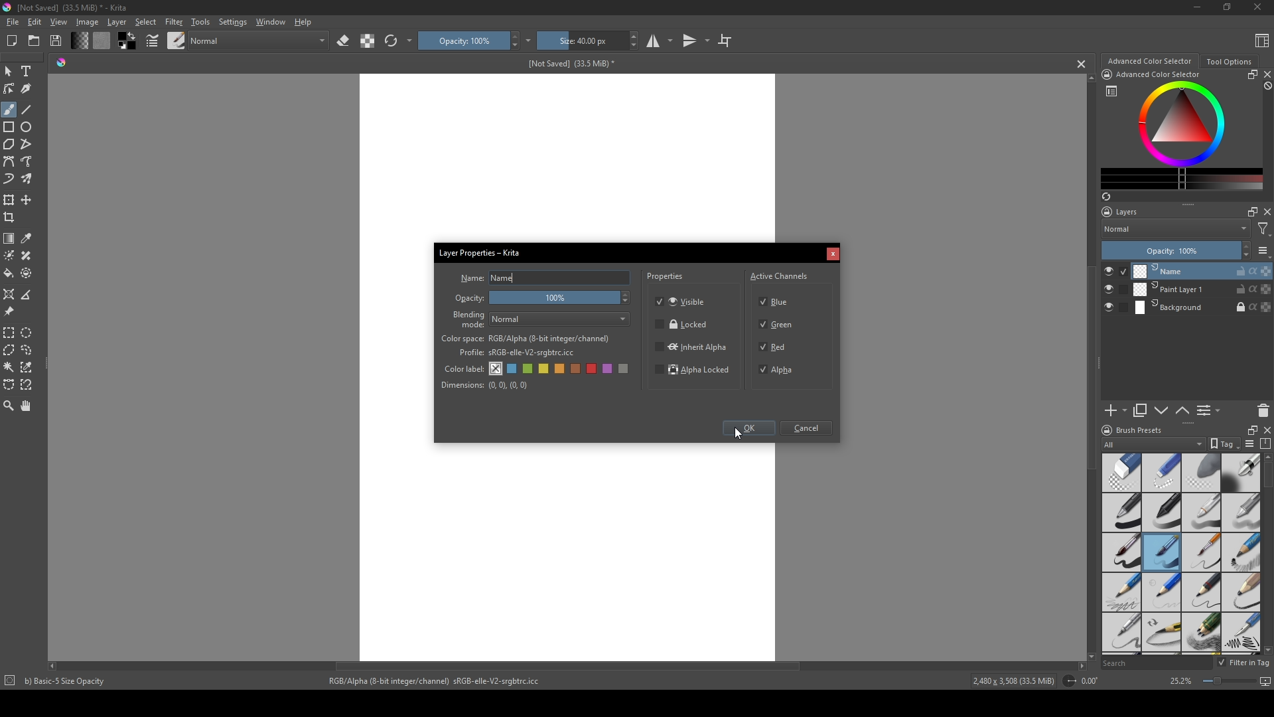 The height and width of the screenshot is (717, 1274). I want to click on change color, so click(1182, 179).